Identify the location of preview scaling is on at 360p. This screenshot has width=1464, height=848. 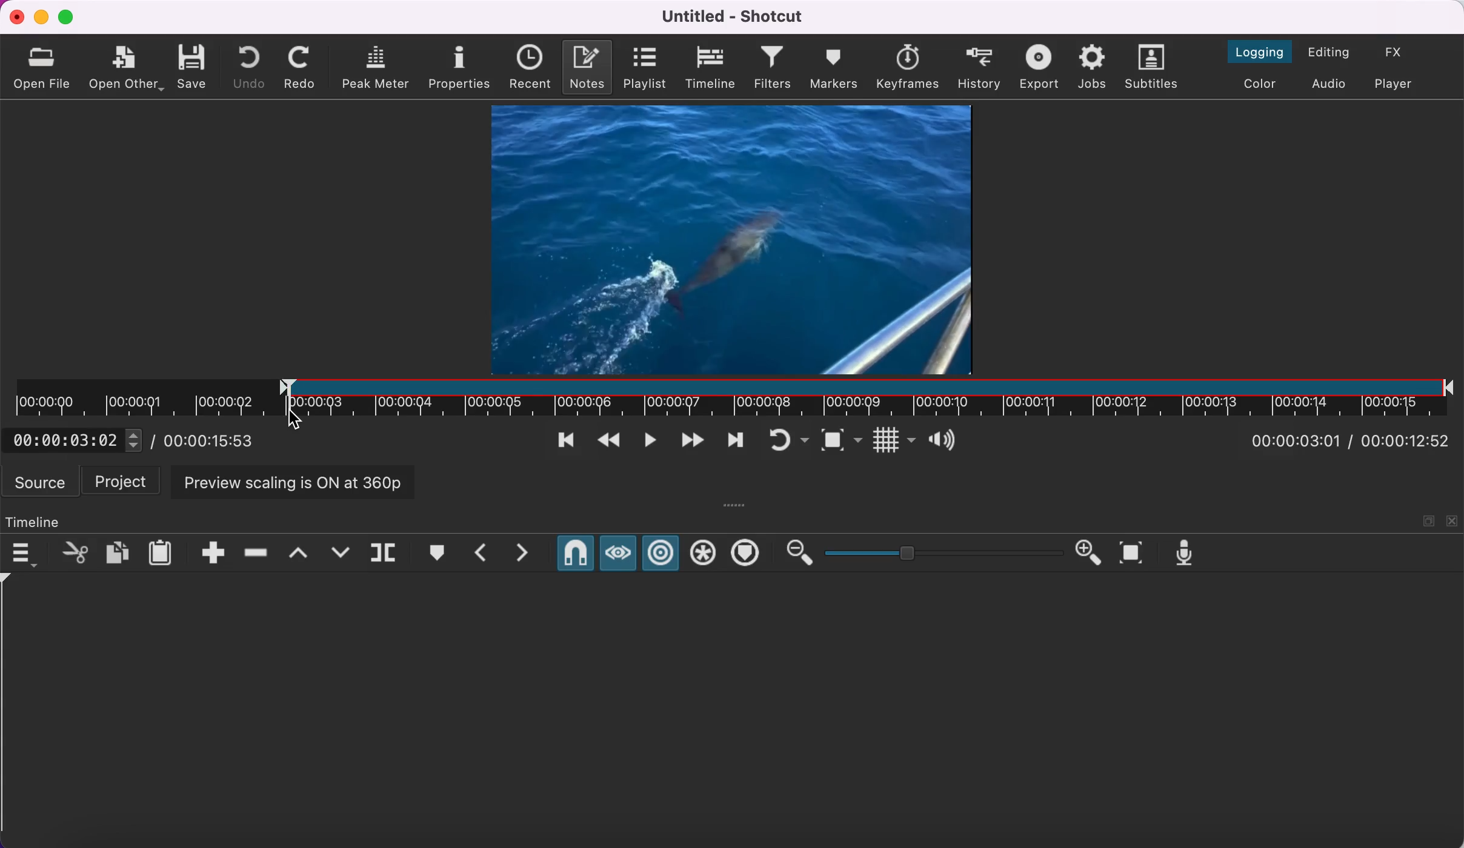
(293, 483).